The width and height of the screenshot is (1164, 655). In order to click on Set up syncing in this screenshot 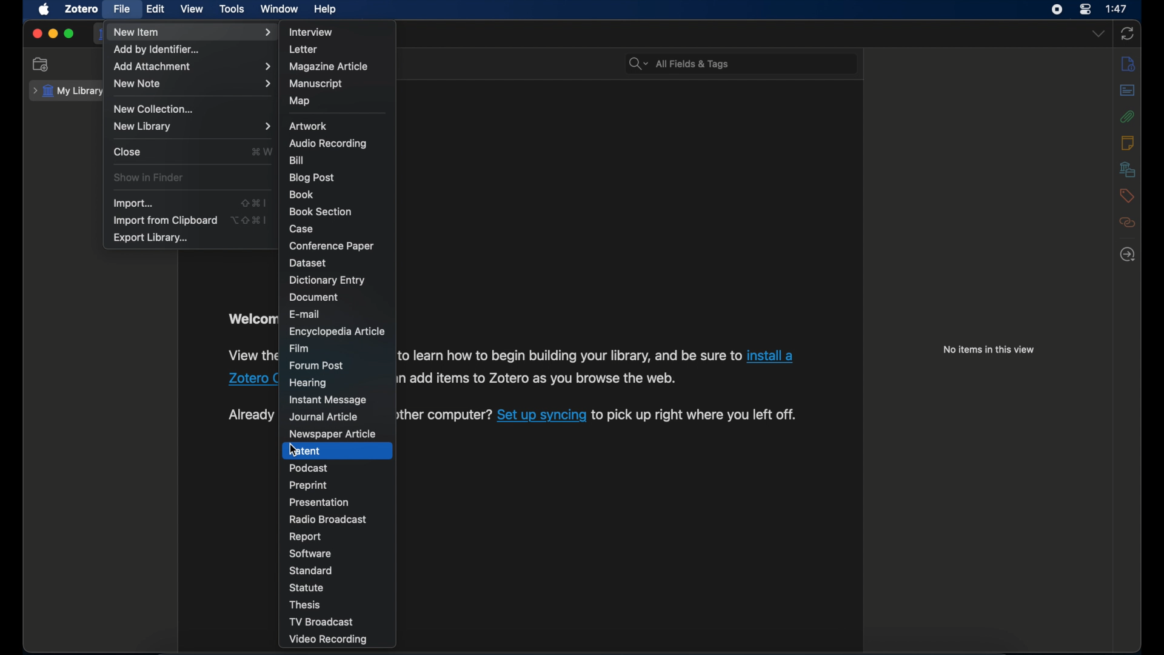, I will do `click(541, 415)`.